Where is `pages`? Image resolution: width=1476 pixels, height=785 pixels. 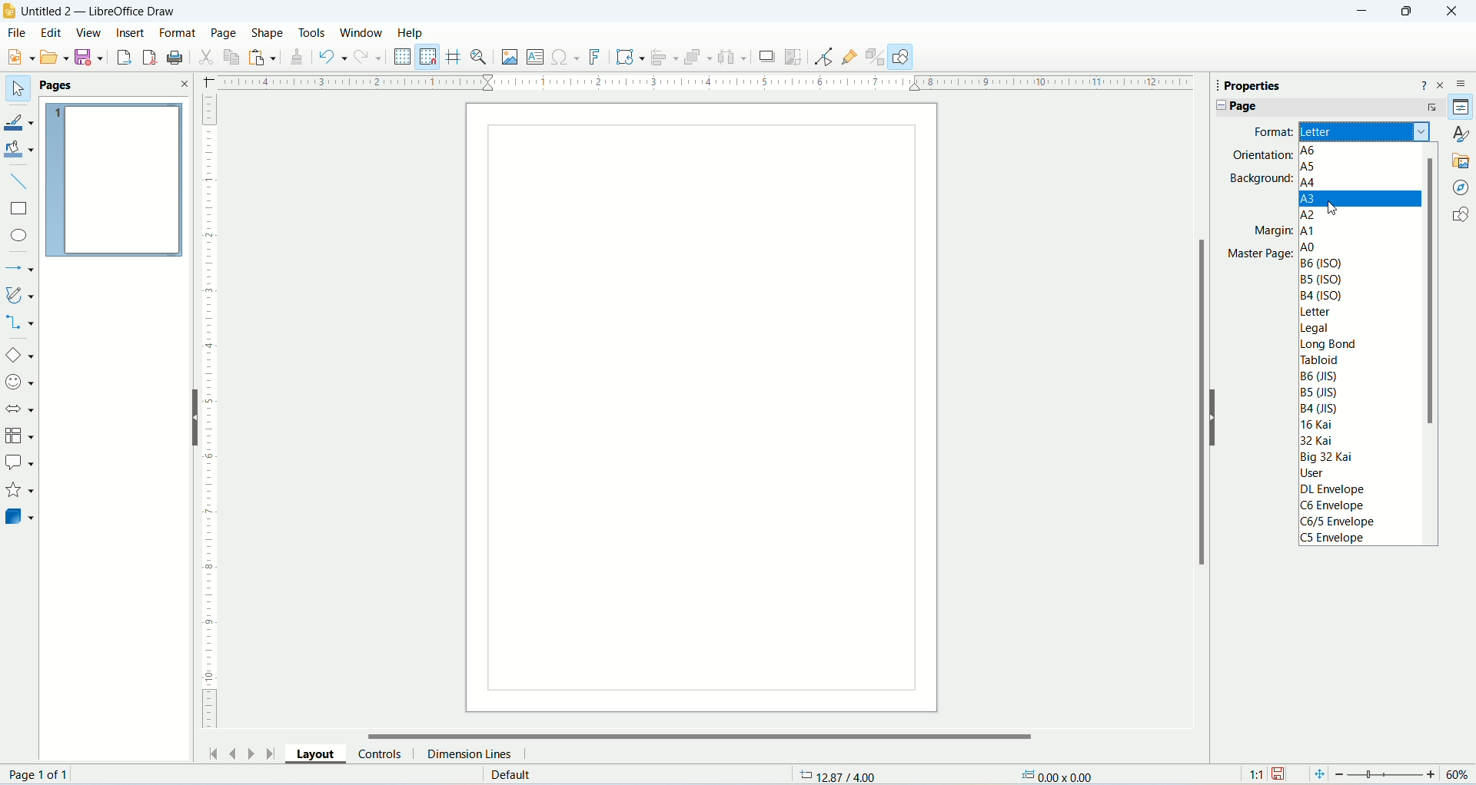
pages is located at coordinates (115, 180).